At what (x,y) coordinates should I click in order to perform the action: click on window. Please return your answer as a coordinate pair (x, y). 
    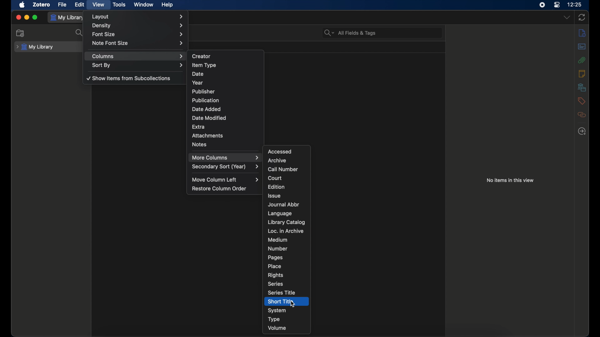
    Looking at the image, I should click on (144, 5).